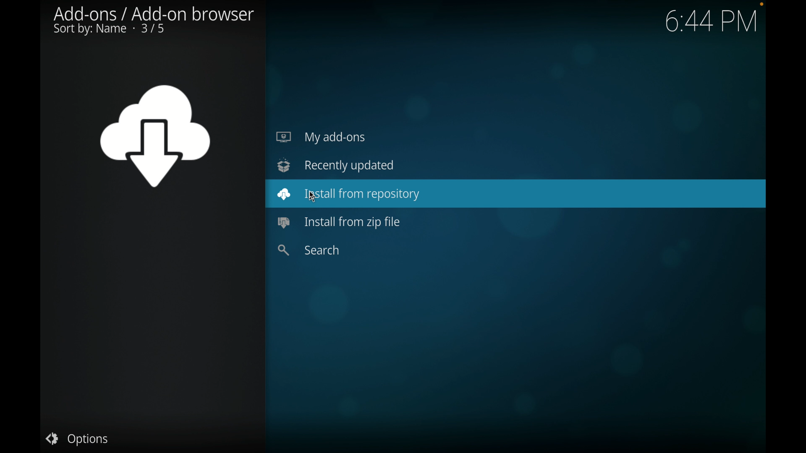 This screenshot has height=453, width=806. What do you see at coordinates (320, 137) in the screenshot?
I see `my add-ons` at bounding box center [320, 137].